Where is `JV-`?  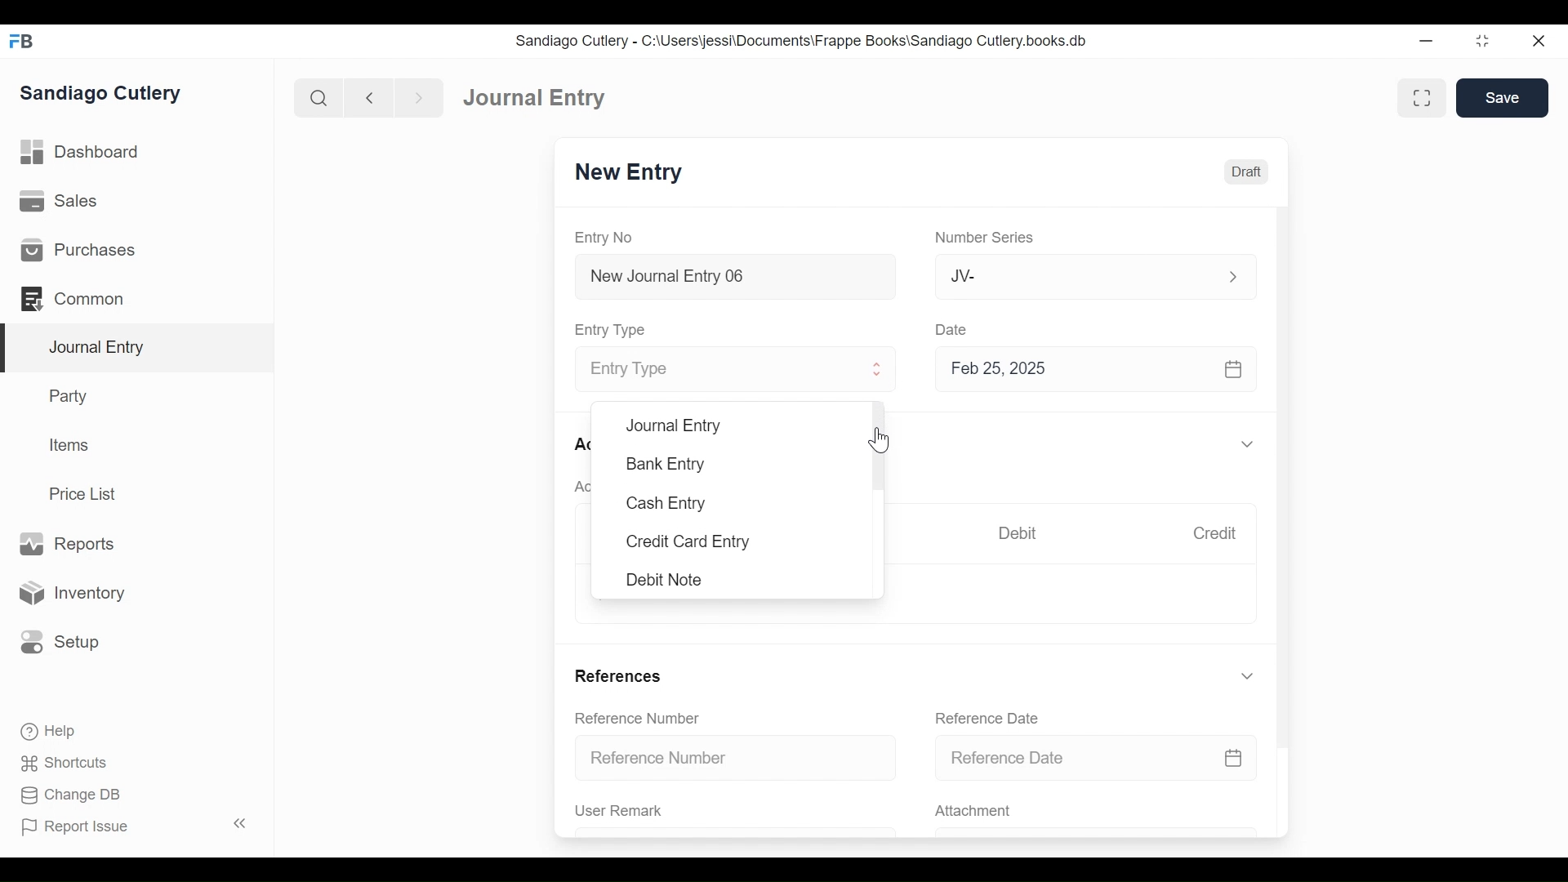
JV- is located at coordinates (1076, 274).